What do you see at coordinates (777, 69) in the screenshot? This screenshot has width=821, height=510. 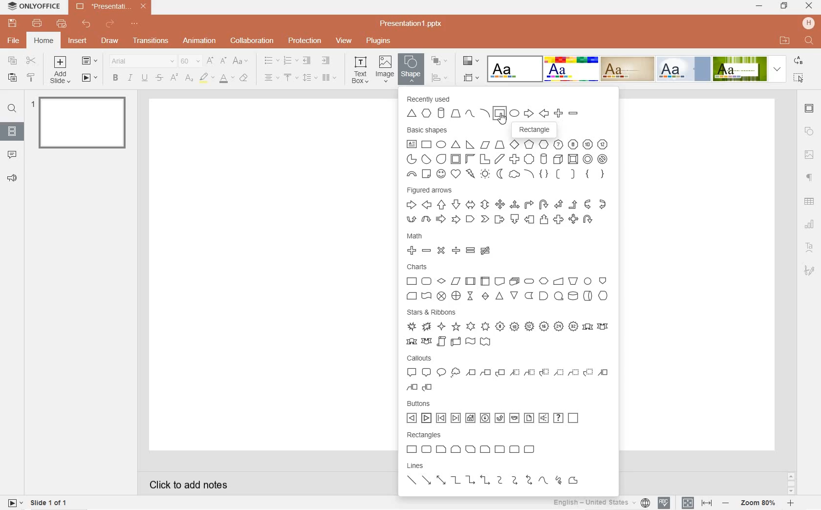 I see `expand ` at bounding box center [777, 69].